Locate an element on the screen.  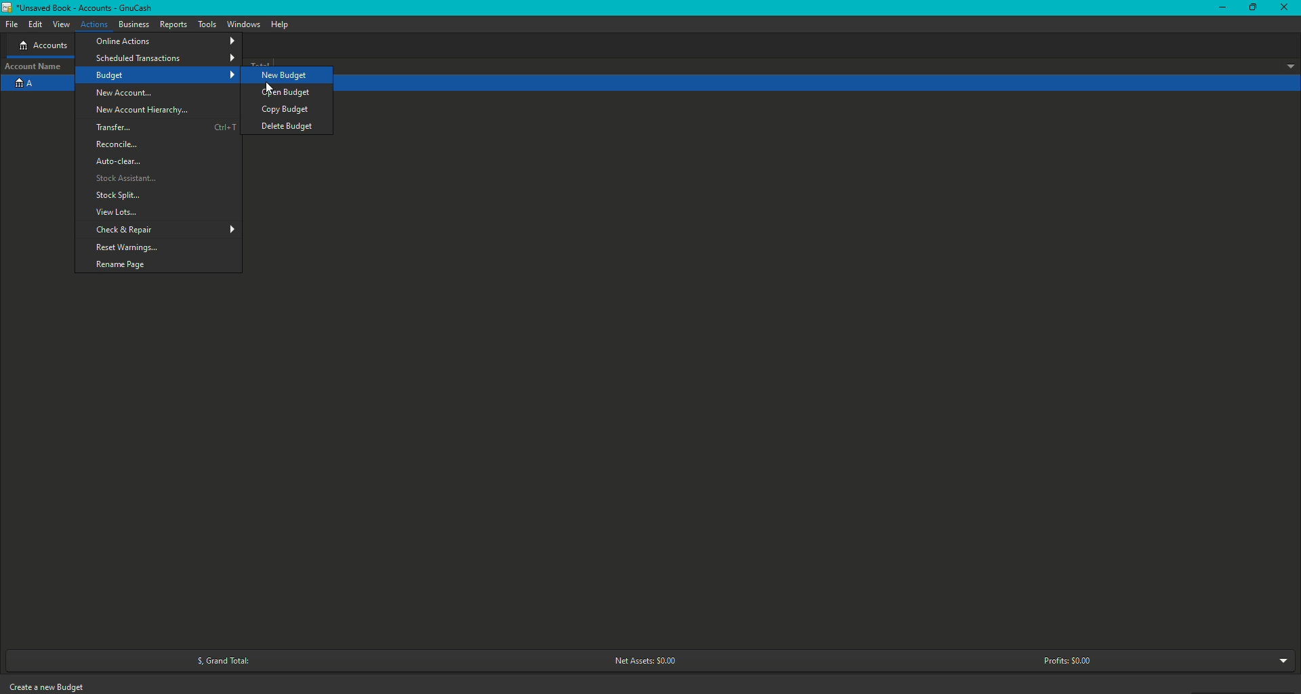
Reset Warnings is located at coordinates (128, 250).